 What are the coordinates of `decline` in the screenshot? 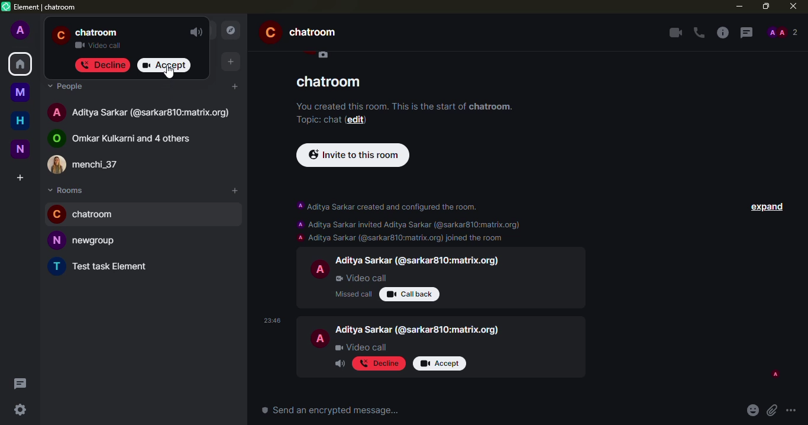 It's located at (102, 65).